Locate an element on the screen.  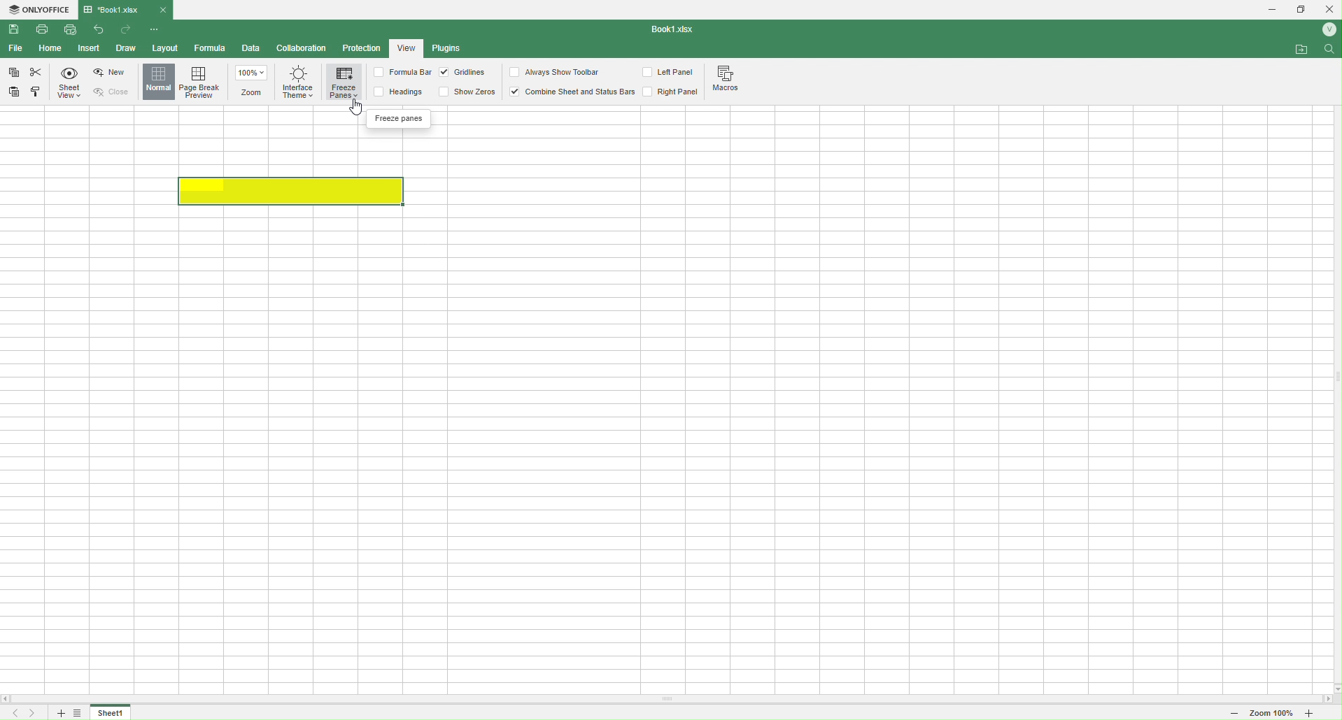
Find is located at coordinates (1330, 52).